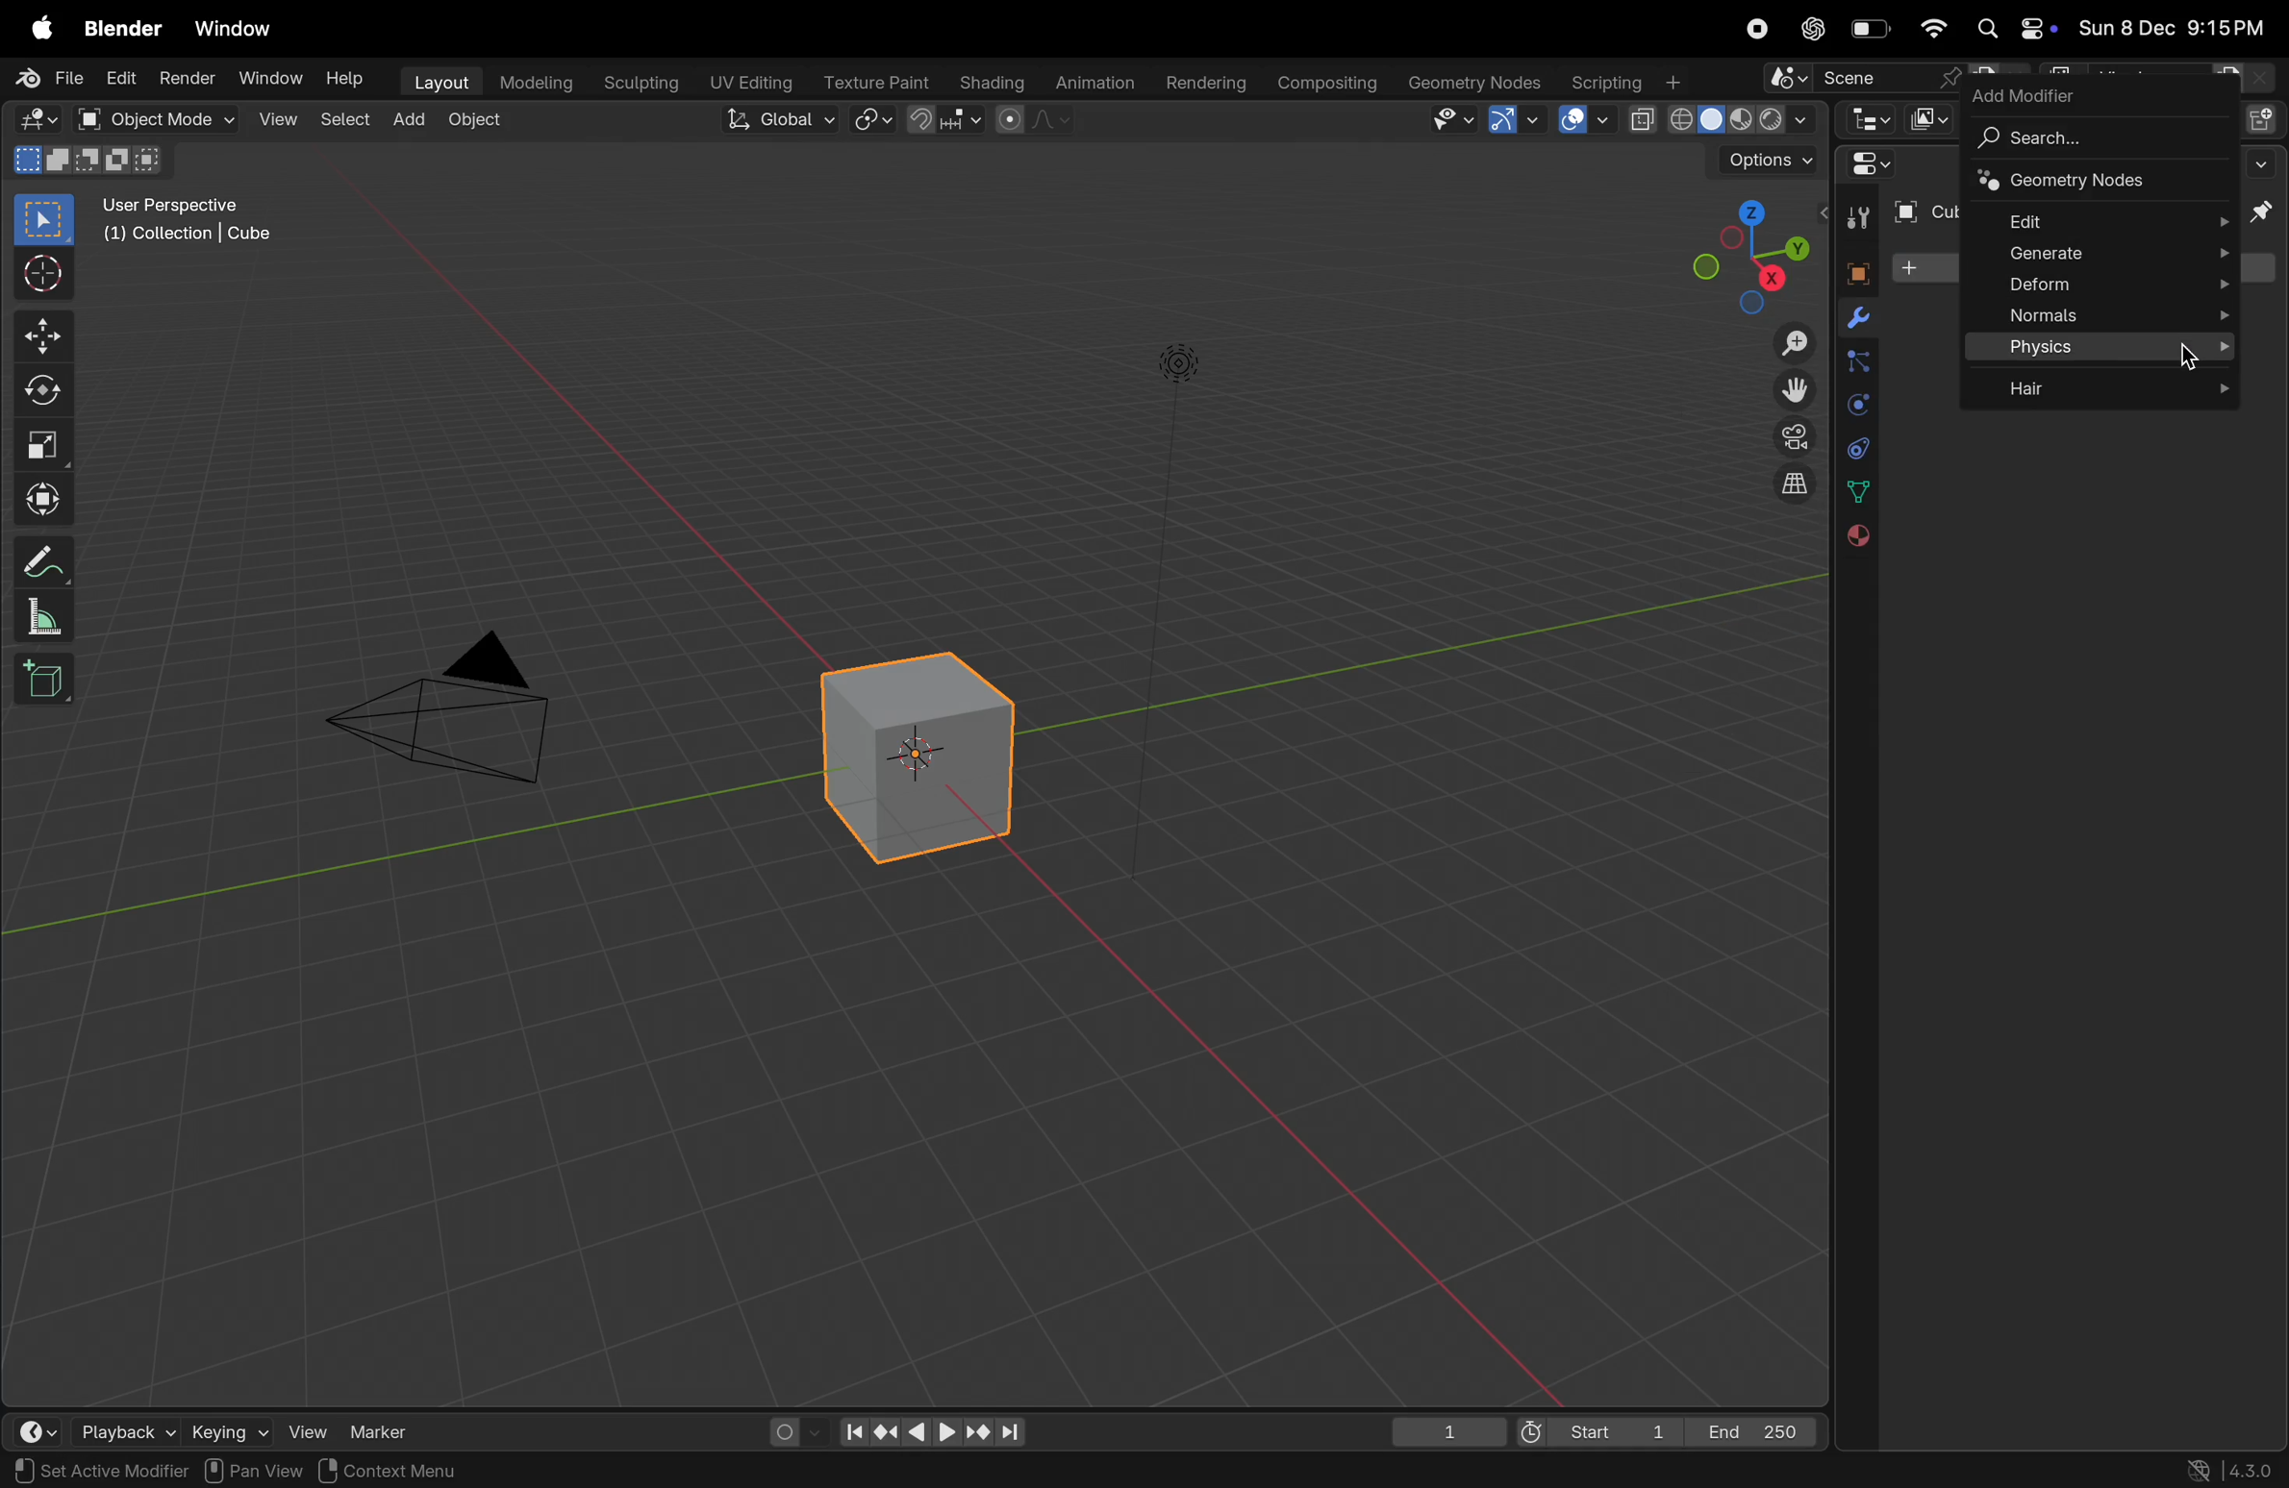 Image resolution: width=2289 pixels, height=1488 pixels. Describe the element at coordinates (2100, 254) in the screenshot. I see `Genrate` at that location.